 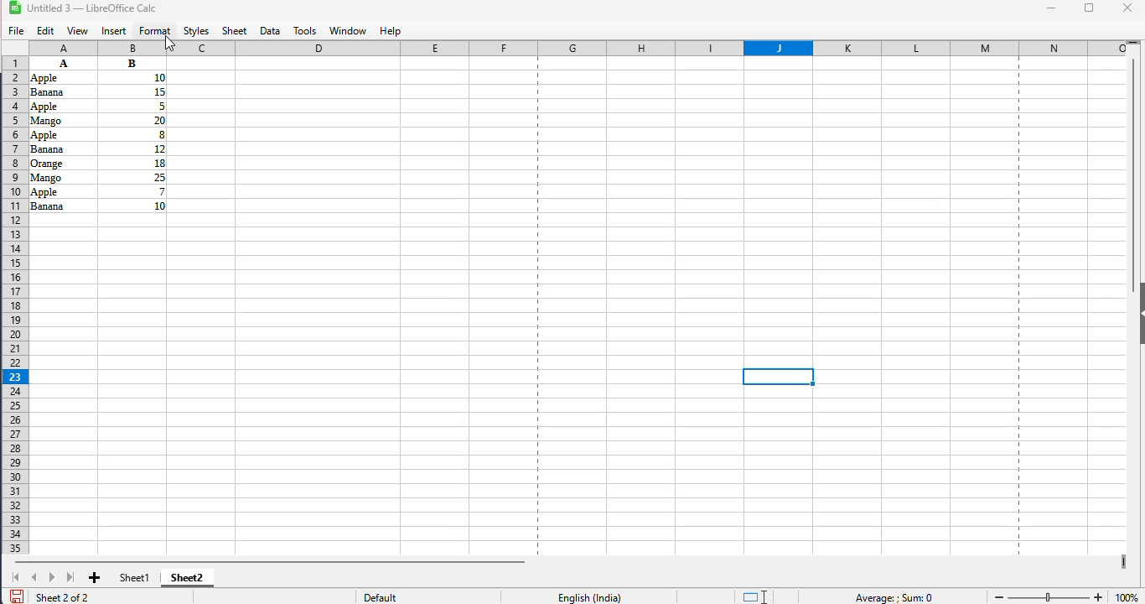 What do you see at coordinates (96, 9) in the screenshot?
I see `Untitled 3 -- (LibreOffice Calc)` at bounding box center [96, 9].